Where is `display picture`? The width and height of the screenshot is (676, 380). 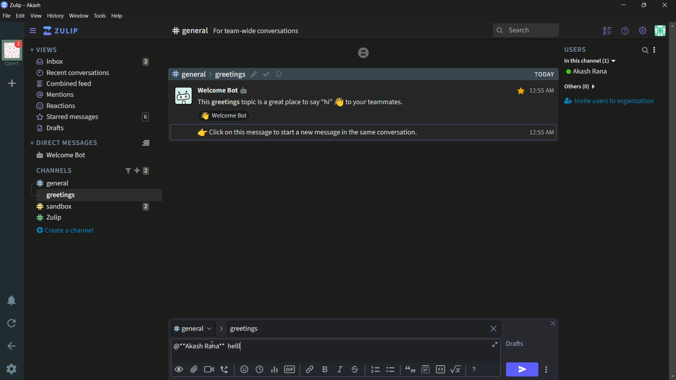
display picture is located at coordinates (182, 96).